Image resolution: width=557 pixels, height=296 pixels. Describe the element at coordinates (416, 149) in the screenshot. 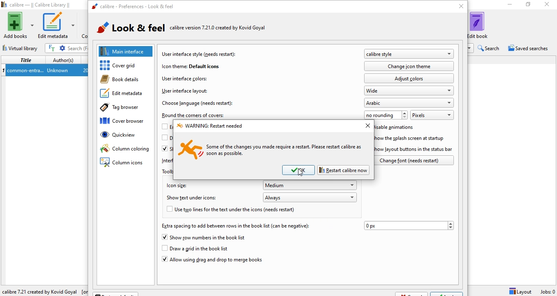

I see `show layout buttons in the status bar` at that location.